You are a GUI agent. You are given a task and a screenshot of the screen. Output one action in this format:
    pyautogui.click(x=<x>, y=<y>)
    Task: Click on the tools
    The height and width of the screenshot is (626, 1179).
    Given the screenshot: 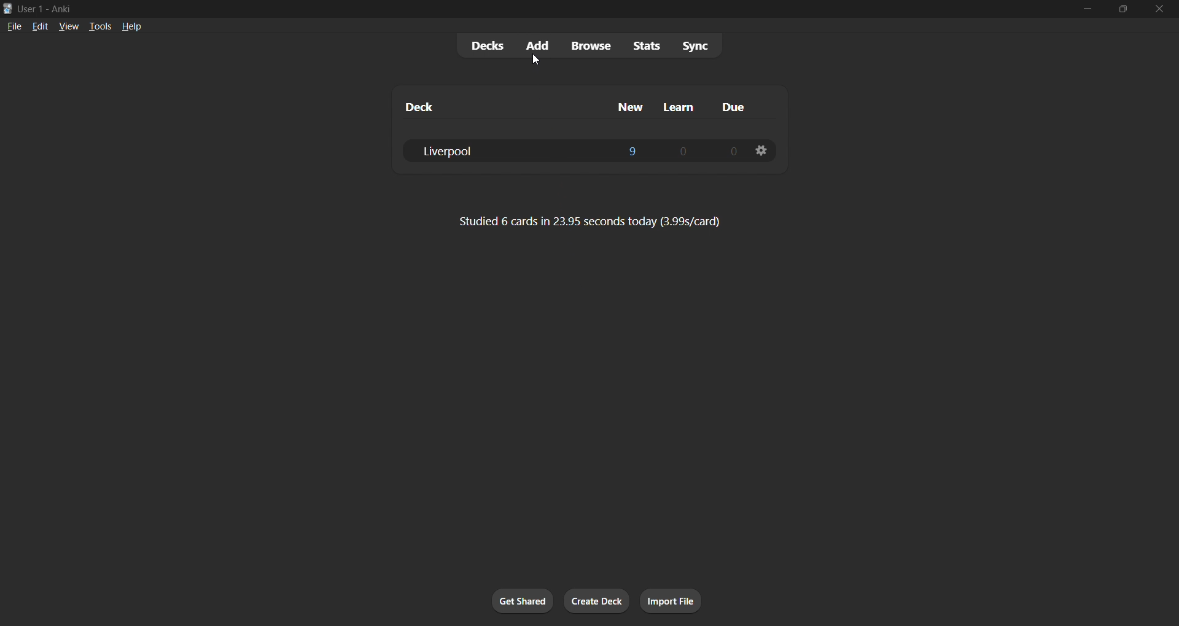 What is the action you would take?
    pyautogui.click(x=98, y=28)
    